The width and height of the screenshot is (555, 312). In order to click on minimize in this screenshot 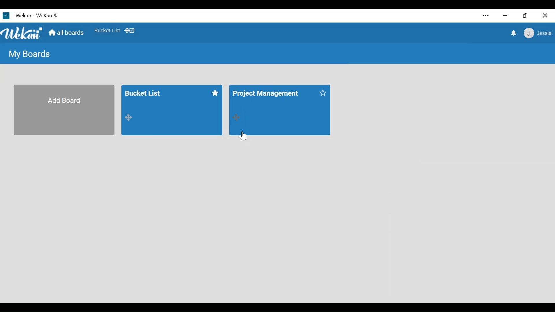, I will do `click(505, 14)`.